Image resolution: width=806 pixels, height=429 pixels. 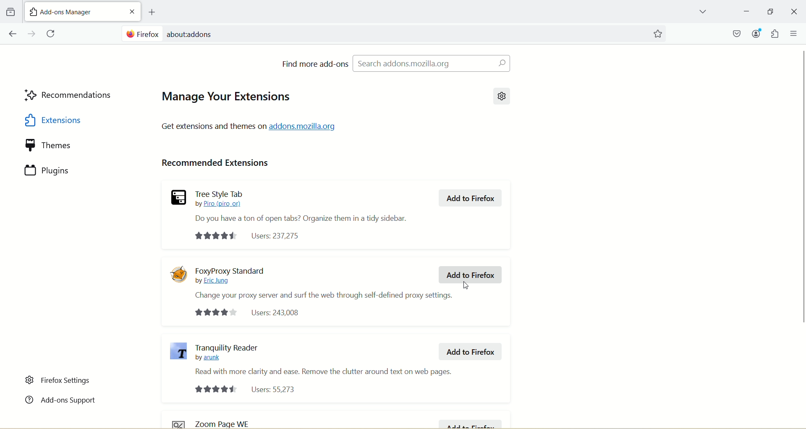 What do you see at coordinates (770, 11) in the screenshot?
I see `Minimize` at bounding box center [770, 11].